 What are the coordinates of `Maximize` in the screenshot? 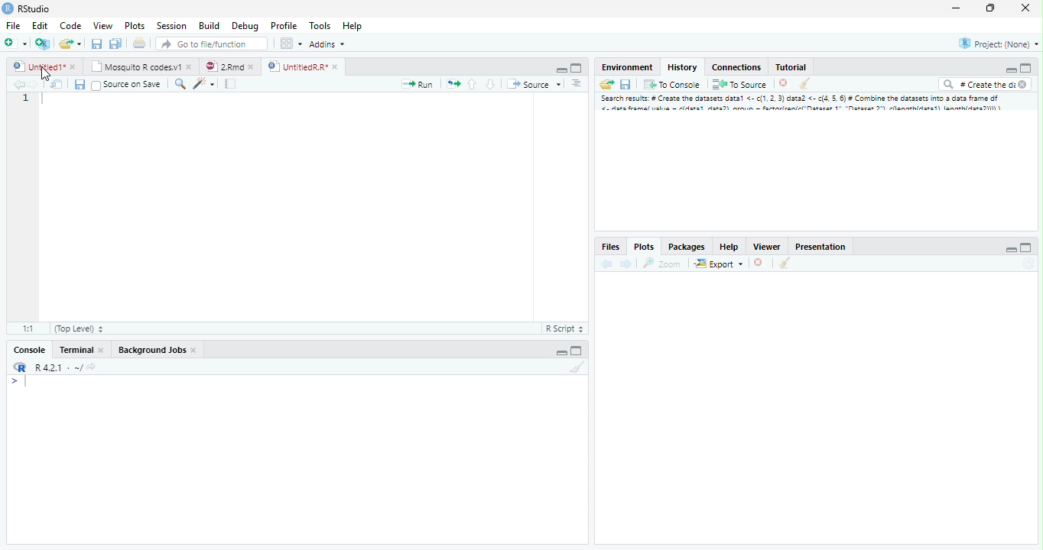 It's located at (1025, 69).